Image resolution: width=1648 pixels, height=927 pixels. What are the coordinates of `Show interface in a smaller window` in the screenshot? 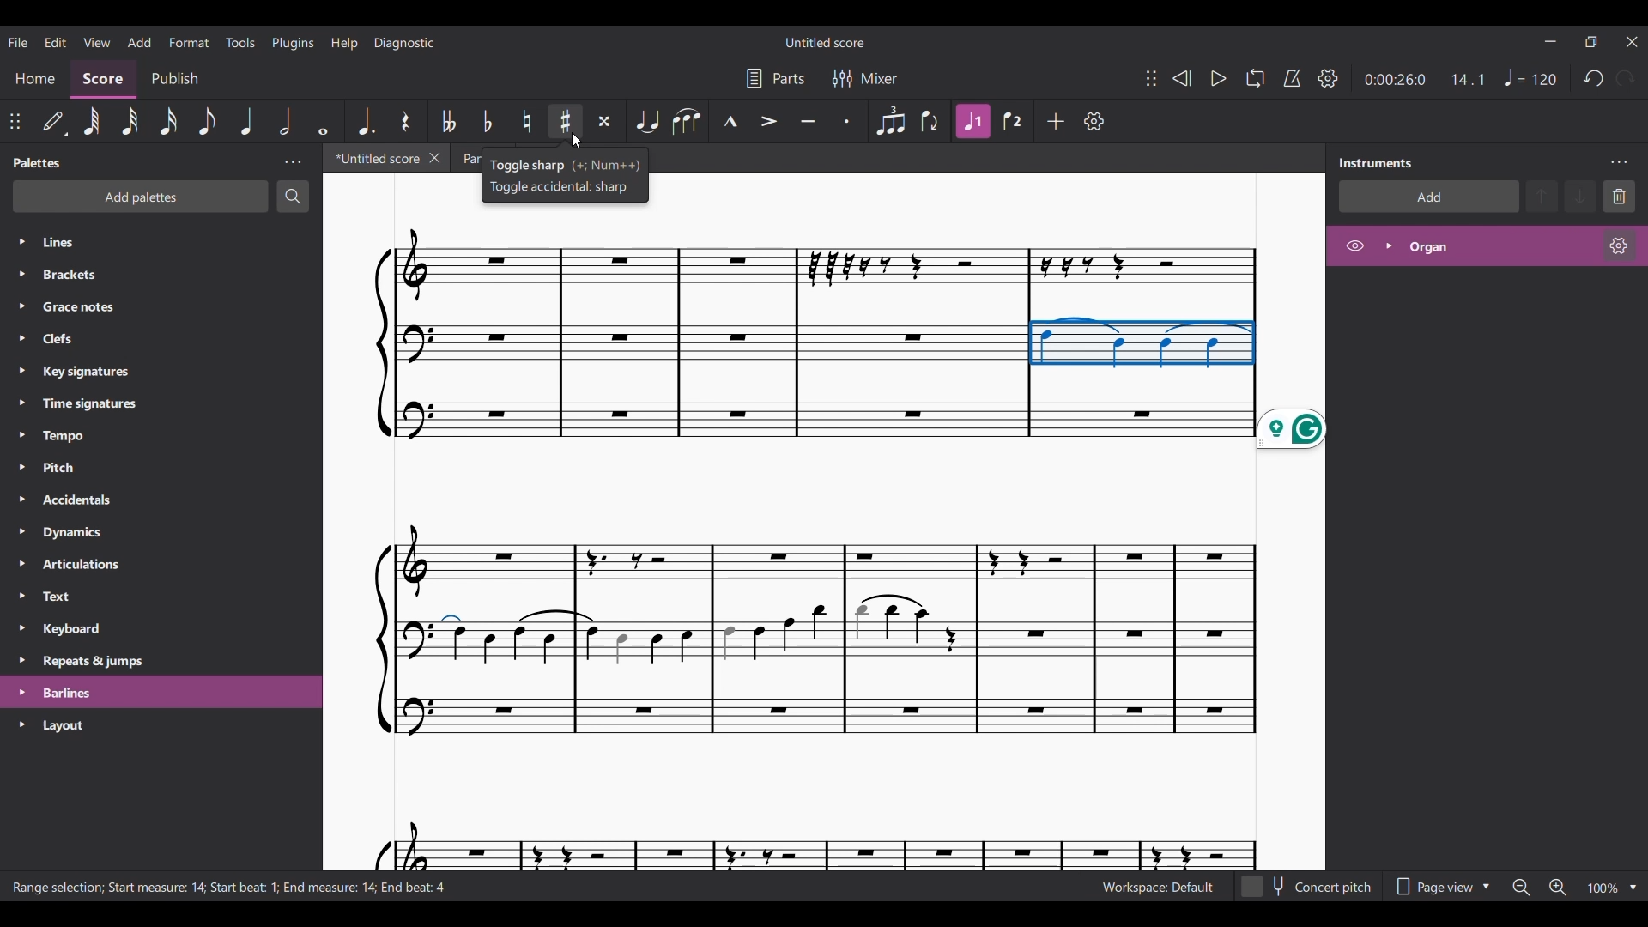 It's located at (1590, 42).